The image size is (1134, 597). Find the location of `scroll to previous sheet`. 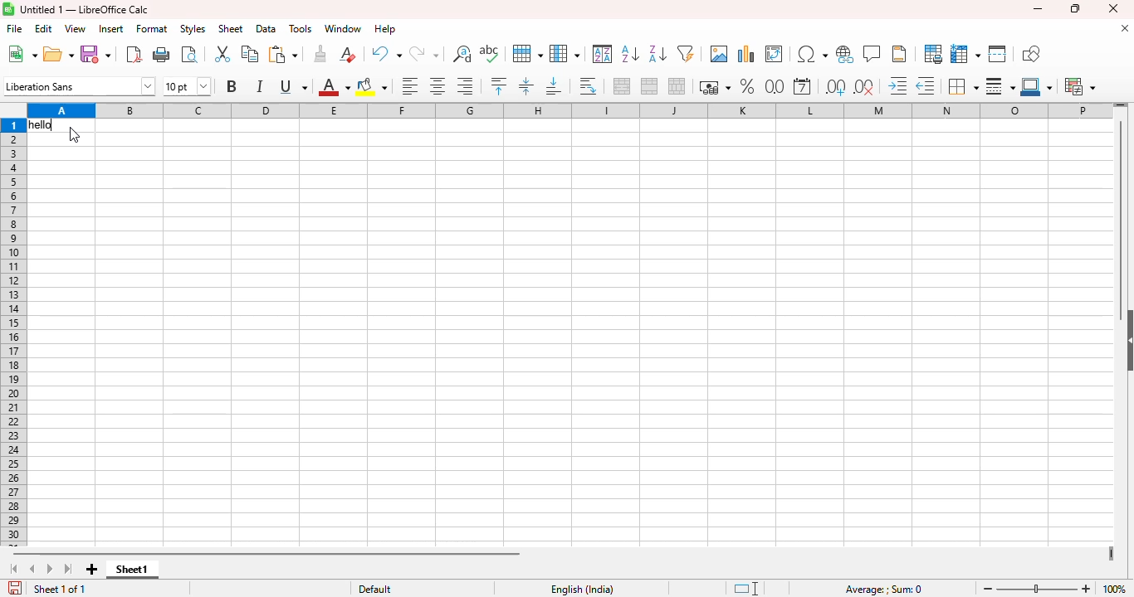

scroll to previous sheet is located at coordinates (32, 569).